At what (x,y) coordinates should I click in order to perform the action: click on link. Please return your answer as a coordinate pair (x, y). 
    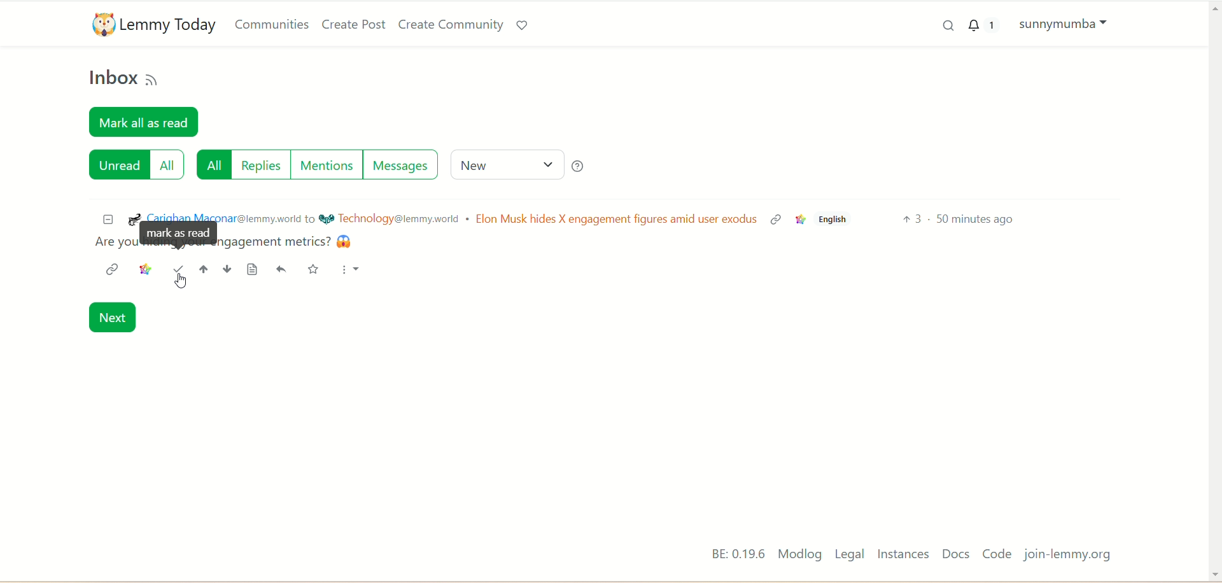
    Looking at the image, I should click on (777, 221).